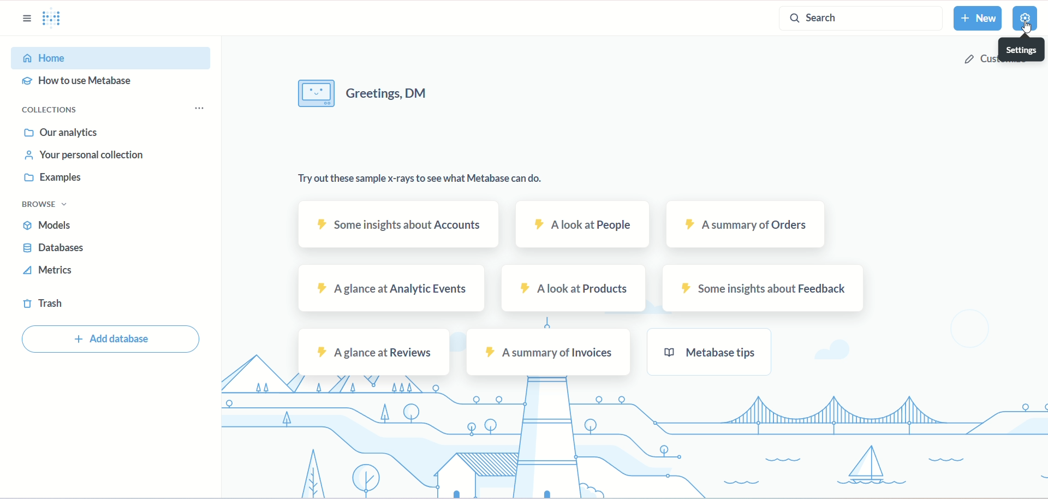  I want to click on examples, so click(56, 180).